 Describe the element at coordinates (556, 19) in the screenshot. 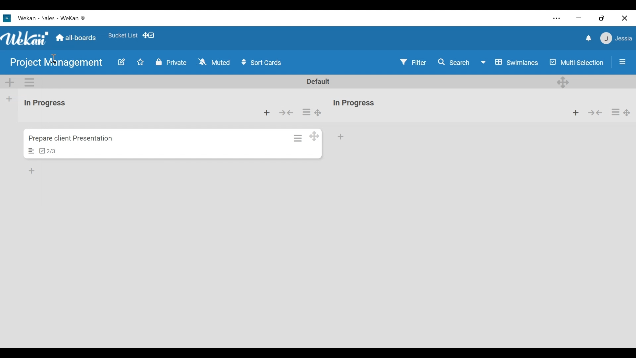

I see `settings and more` at that location.